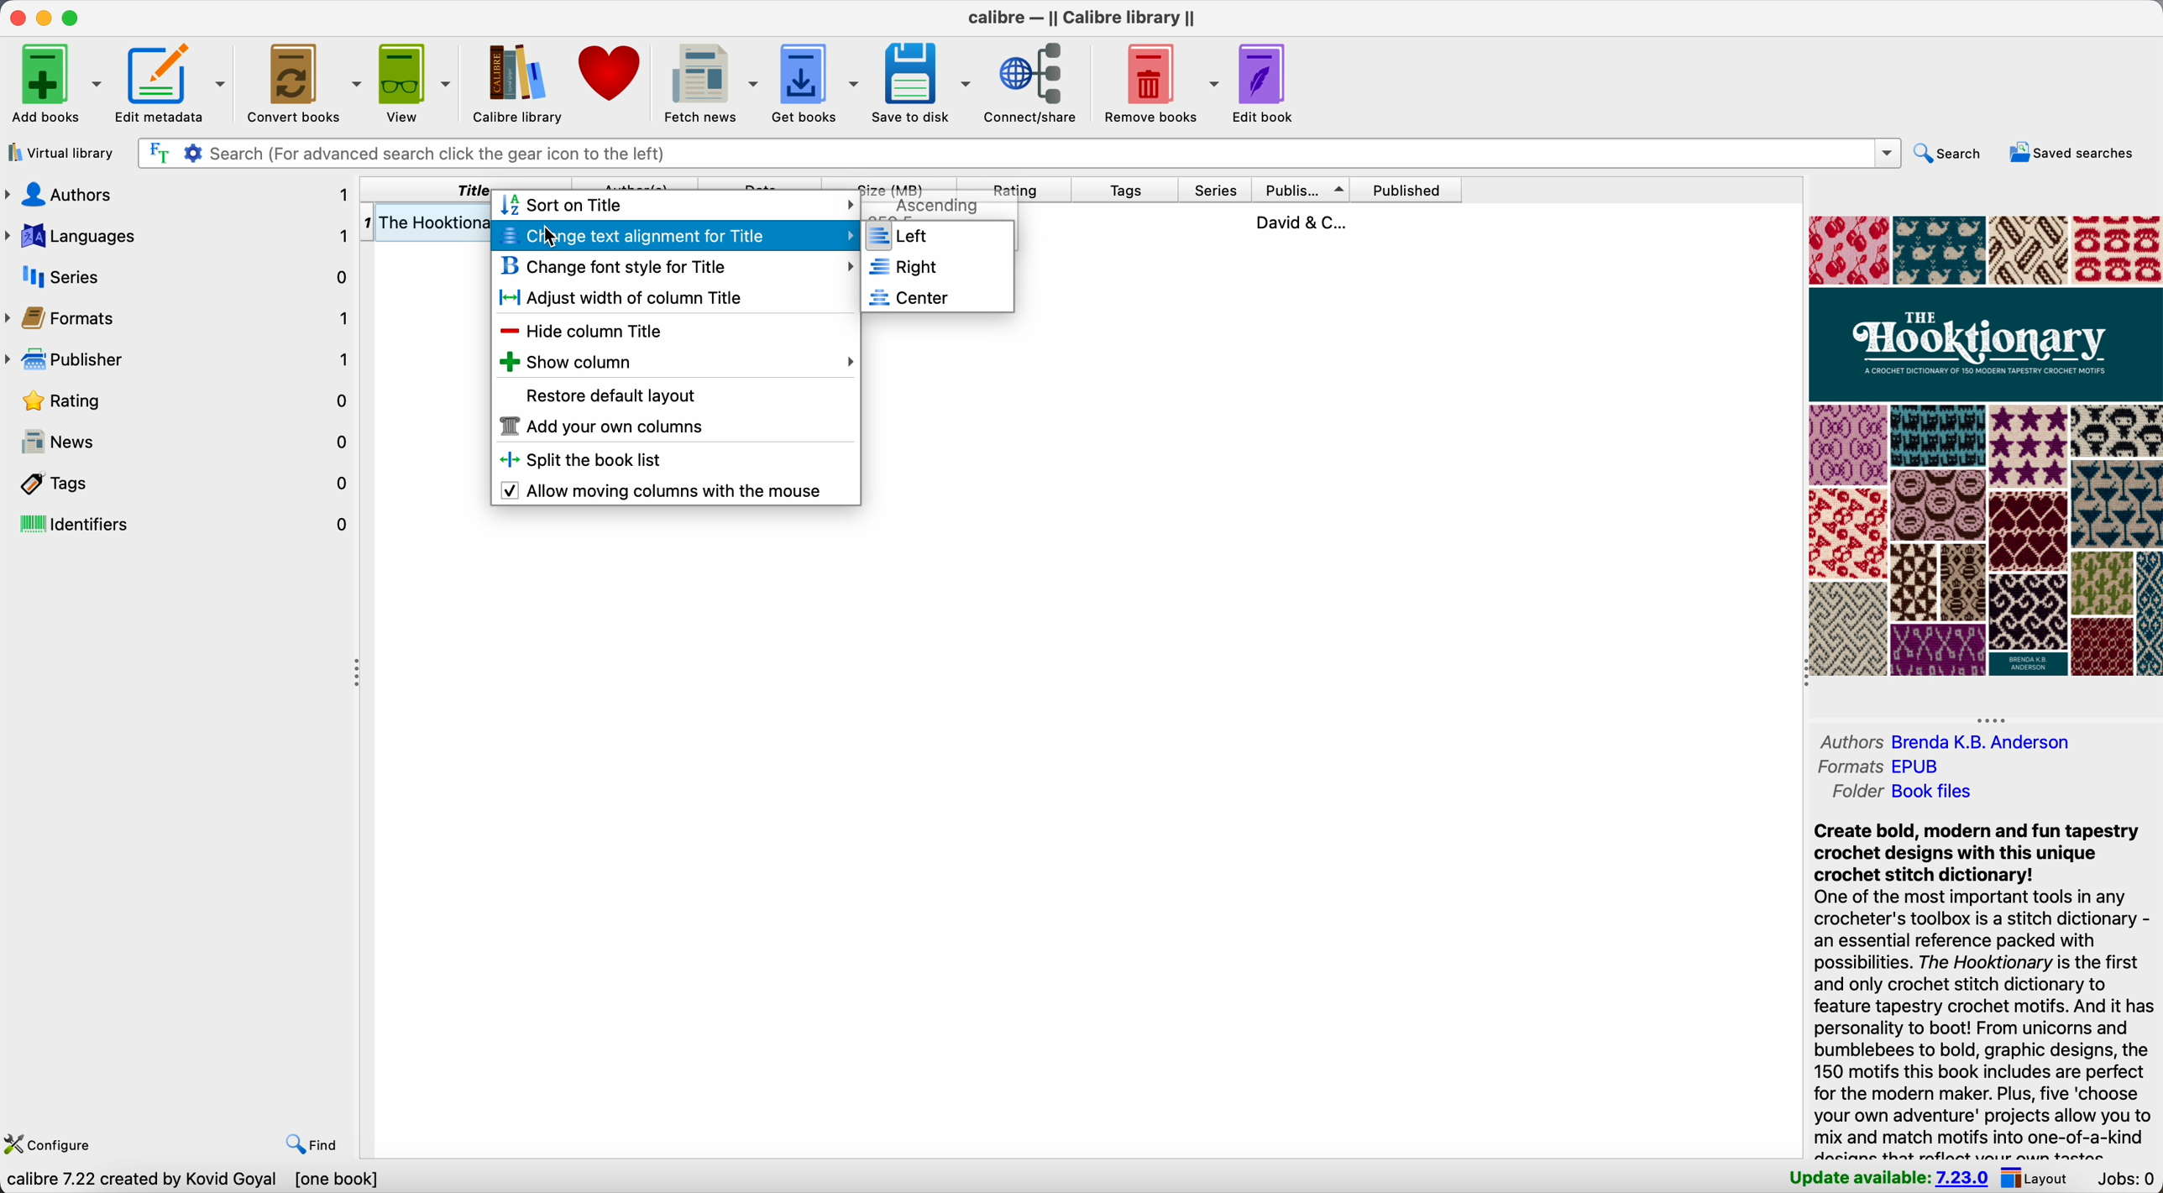 The image size is (2163, 1193). What do you see at coordinates (1086, 18) in the screenshot?
I see `Calibre - || Calibre library ||` at bounding box center [1086, 18].